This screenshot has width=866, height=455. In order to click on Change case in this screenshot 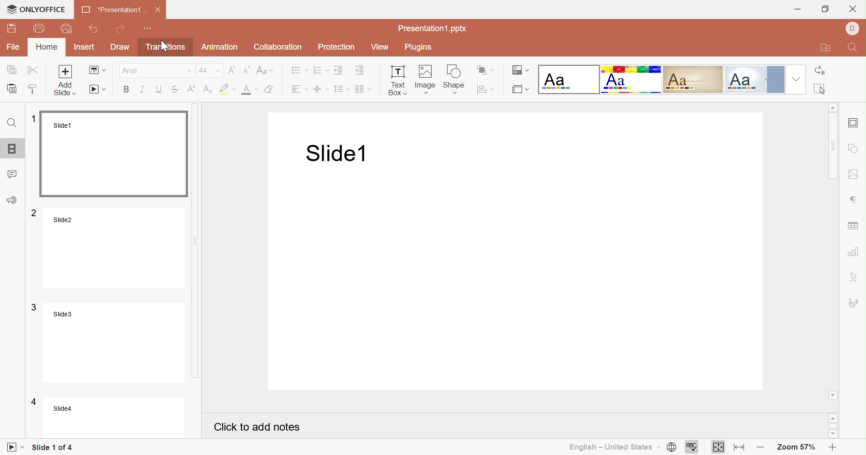, I will do `click(265, 70)`.